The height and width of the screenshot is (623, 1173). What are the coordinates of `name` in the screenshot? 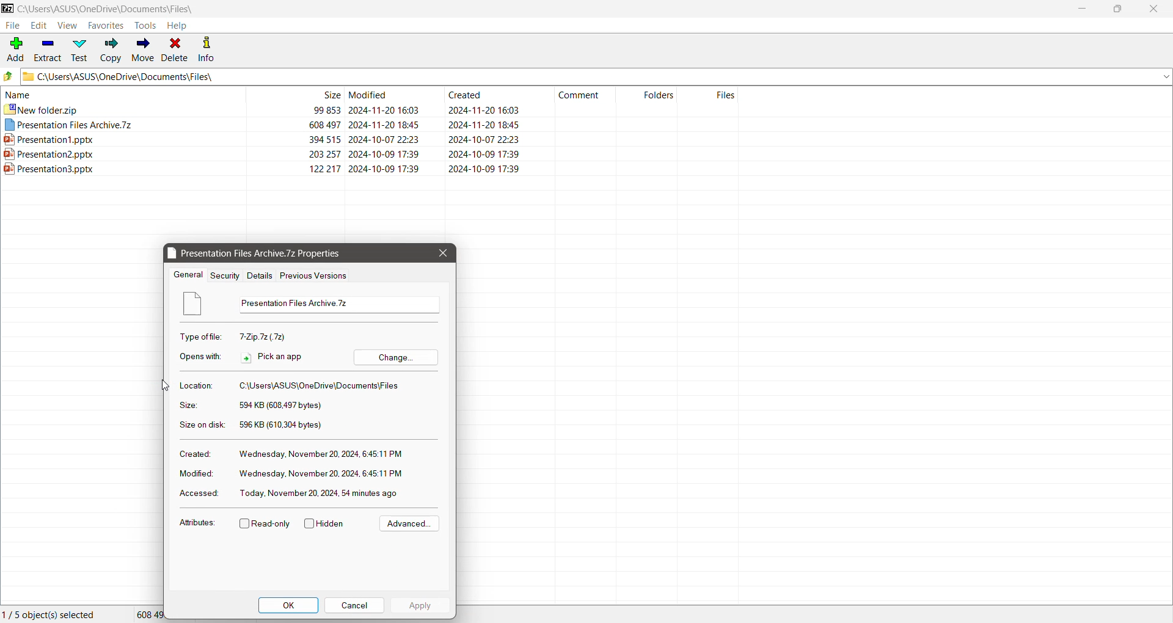 It's located at (121, 94).